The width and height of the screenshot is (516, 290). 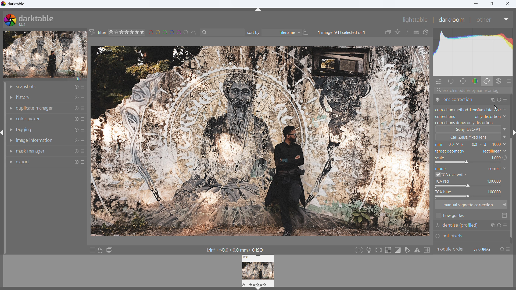 What do you see at coordinates (258, 271) in the screenshot?
I see `lighttable preview` at bounding box center [258, 271].